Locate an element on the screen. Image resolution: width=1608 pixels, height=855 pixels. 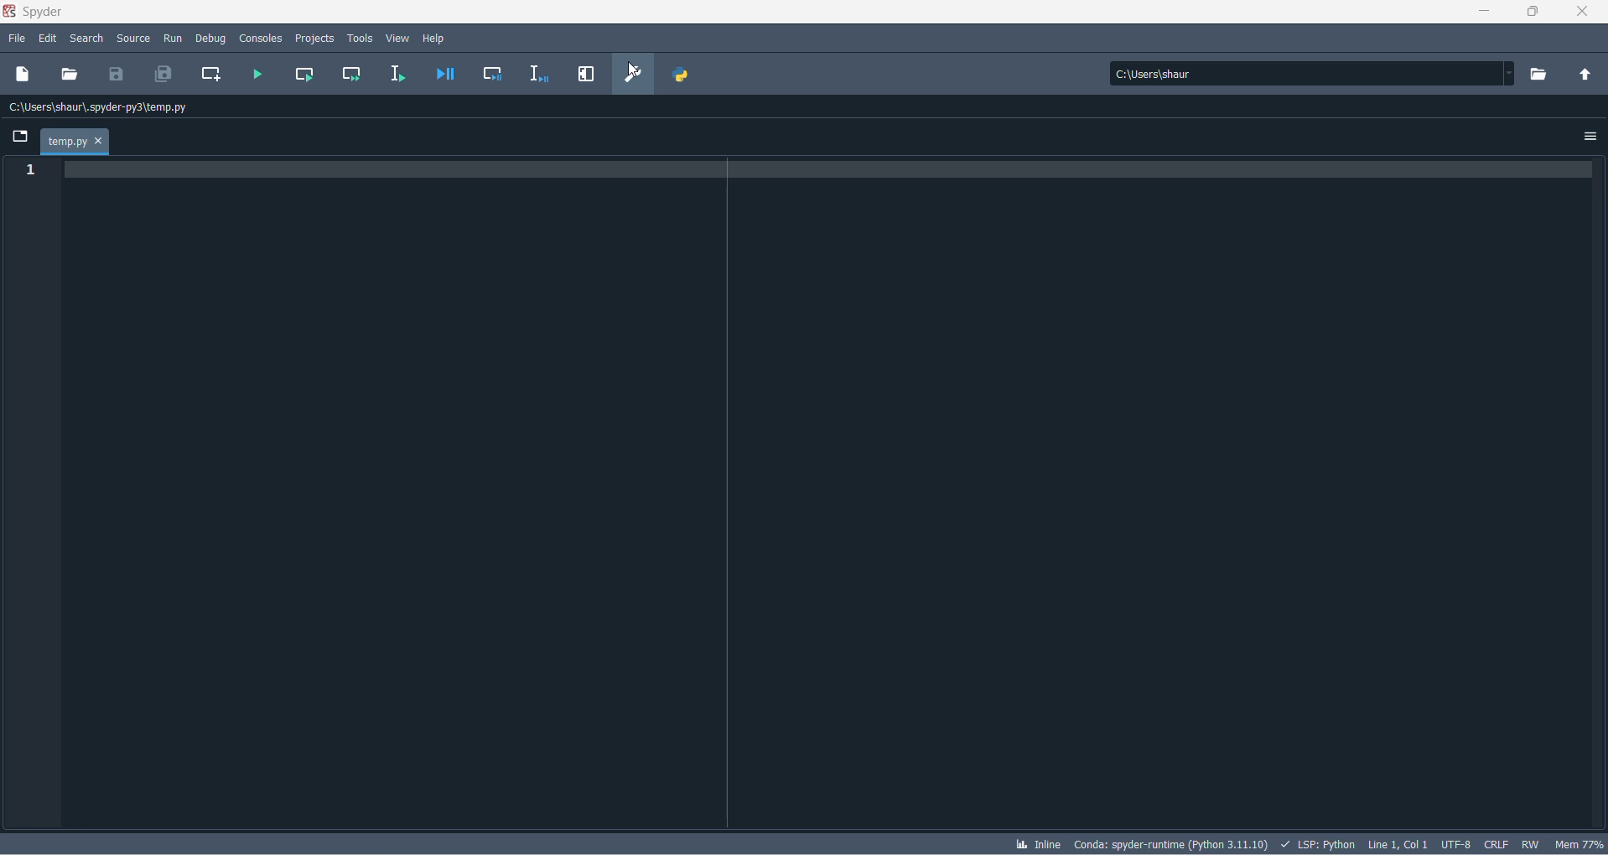
PREFERENCES is located at coordinates (635, 75).